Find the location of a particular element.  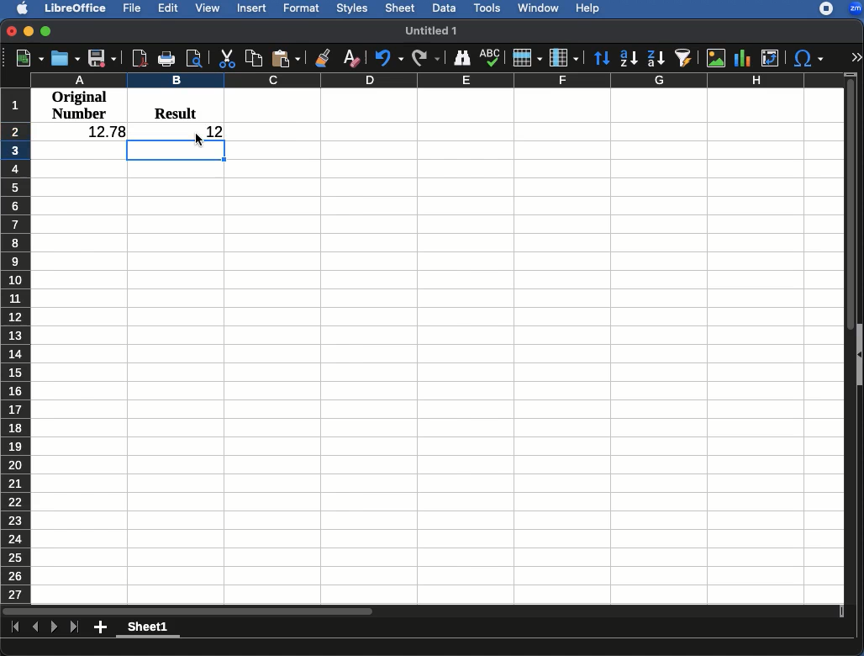

Sheet is located at coordinates (402, 9).